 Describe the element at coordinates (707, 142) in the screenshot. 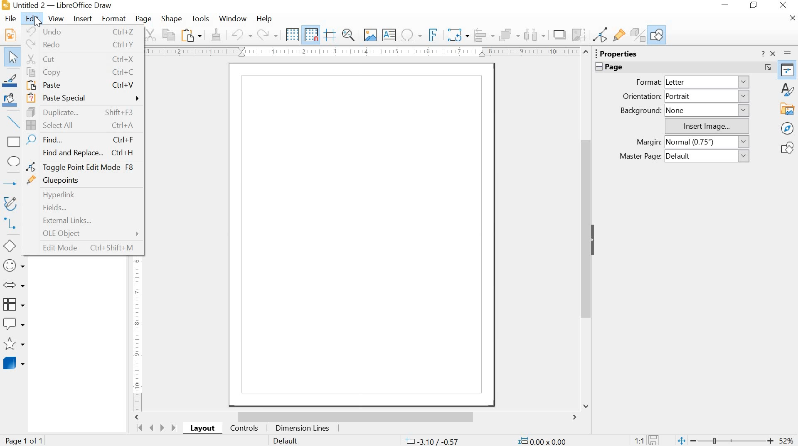

I see `Normal (0.75")` at that location.